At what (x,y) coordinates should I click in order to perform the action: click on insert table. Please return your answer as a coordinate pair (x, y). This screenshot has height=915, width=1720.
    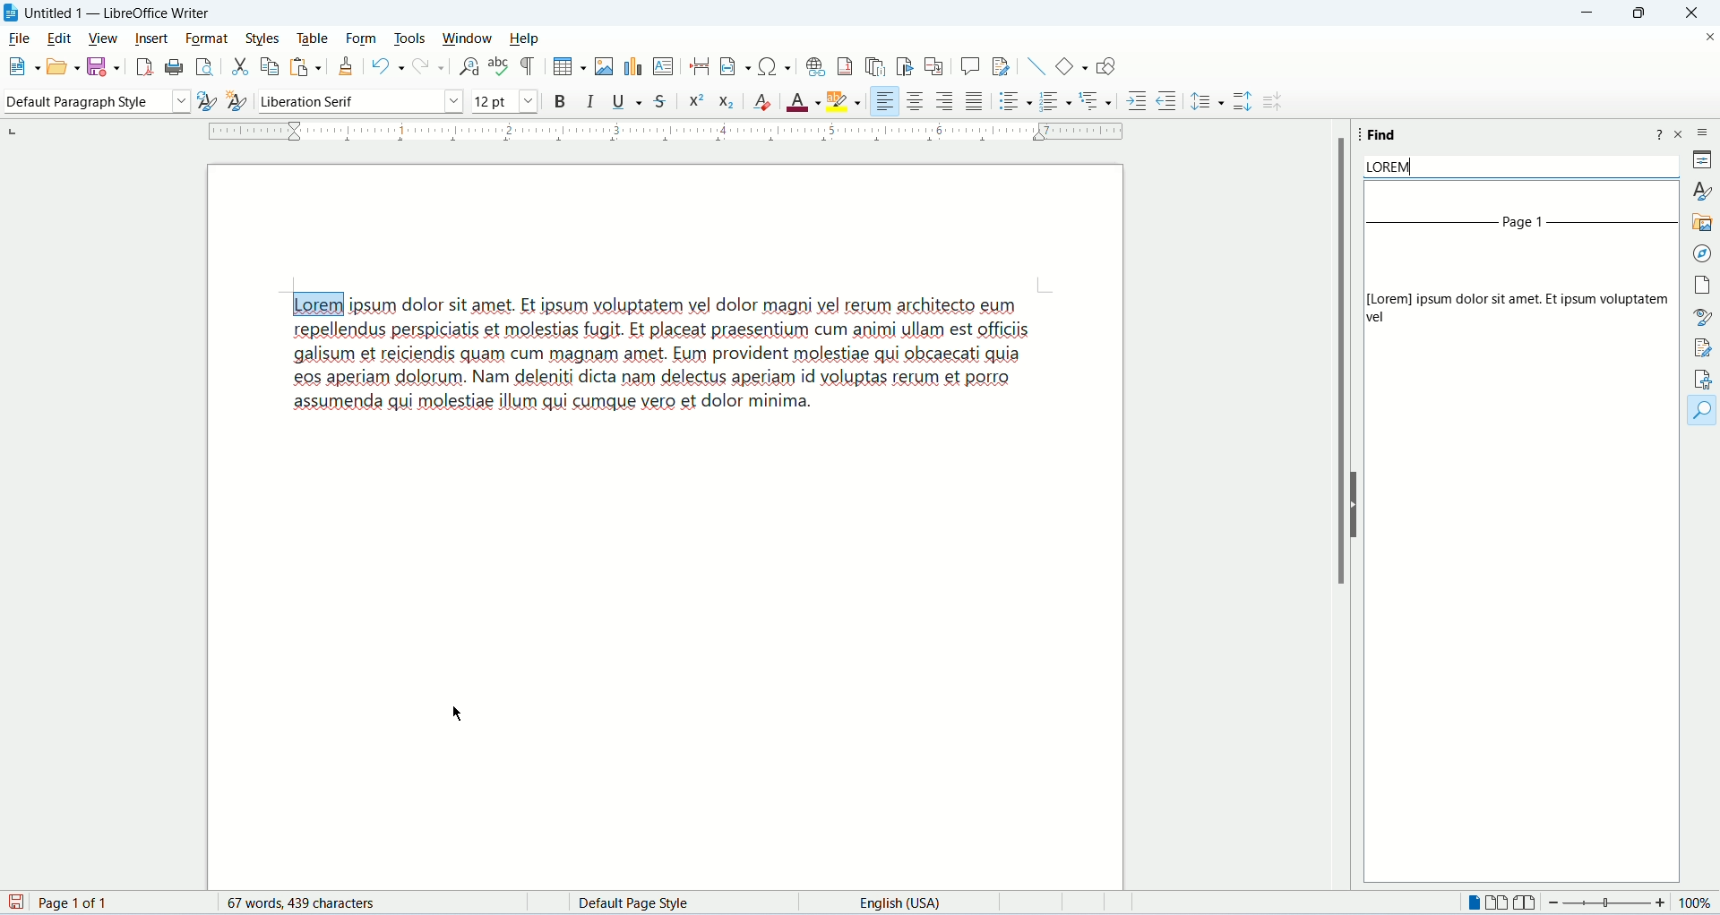
    Looking at the image, I should click on (563, 66).